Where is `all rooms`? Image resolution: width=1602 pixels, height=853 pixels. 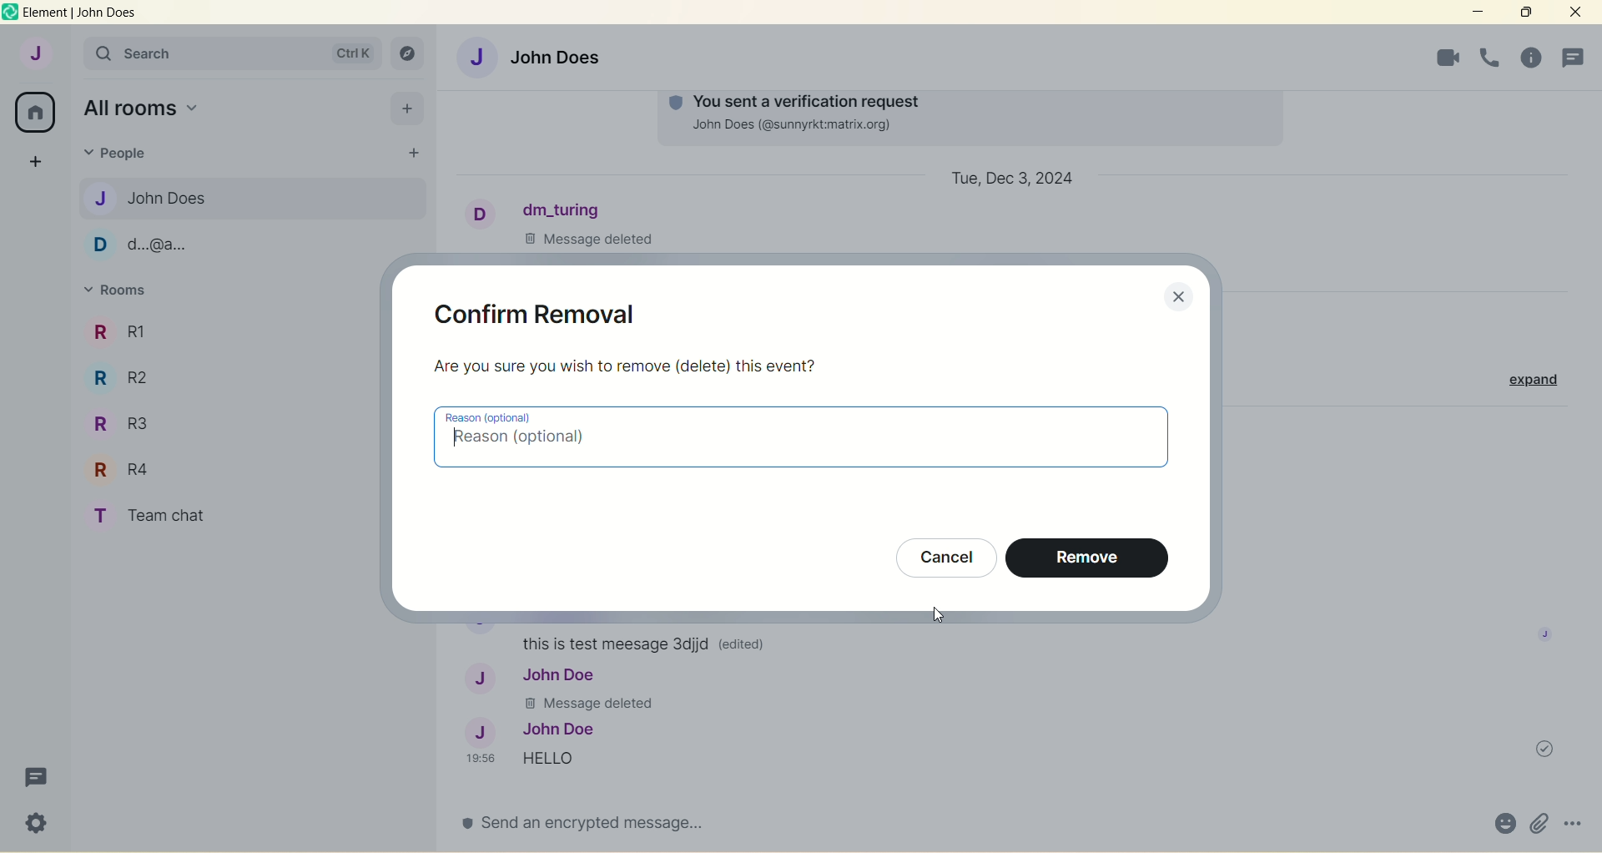 all rooms is located at coordinates (37, 111).